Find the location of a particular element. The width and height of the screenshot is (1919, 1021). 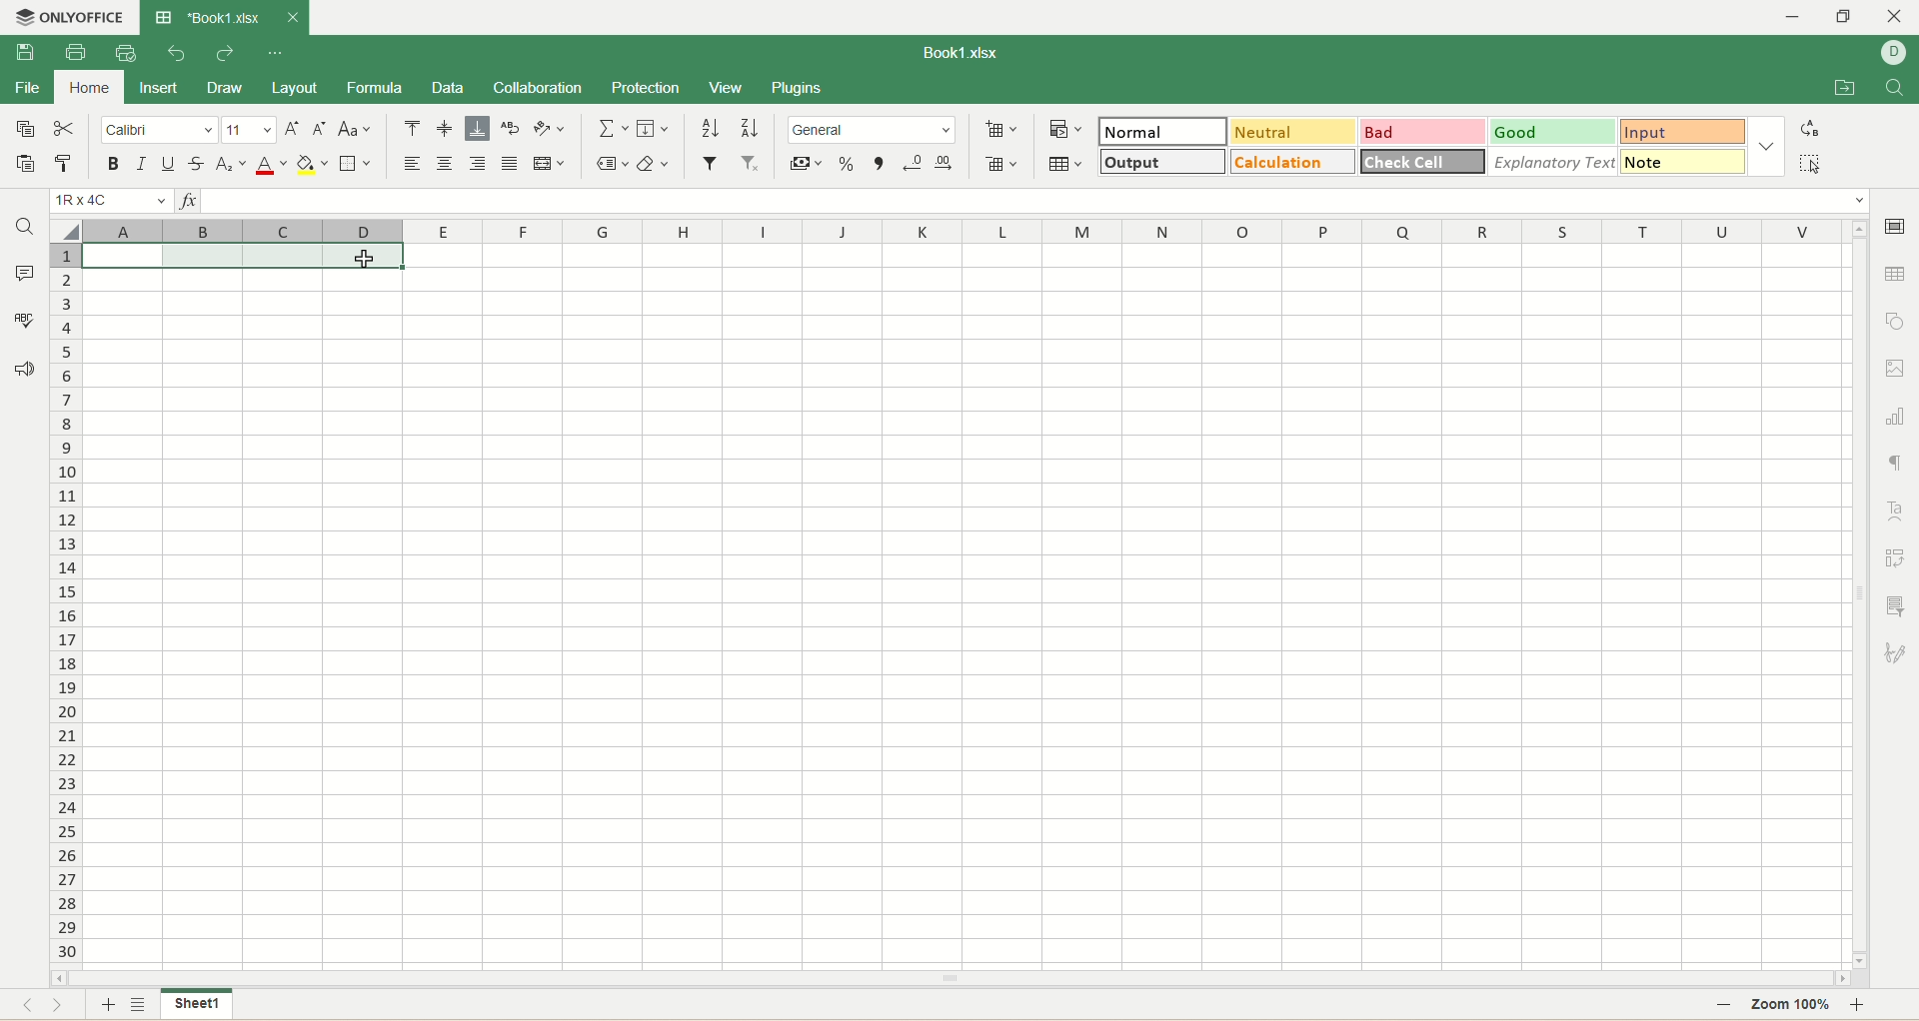

align bottom is located at coordinates (477, 129).